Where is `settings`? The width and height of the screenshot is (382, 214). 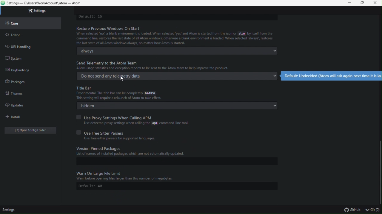 settings is located at coordinates (31, 12).